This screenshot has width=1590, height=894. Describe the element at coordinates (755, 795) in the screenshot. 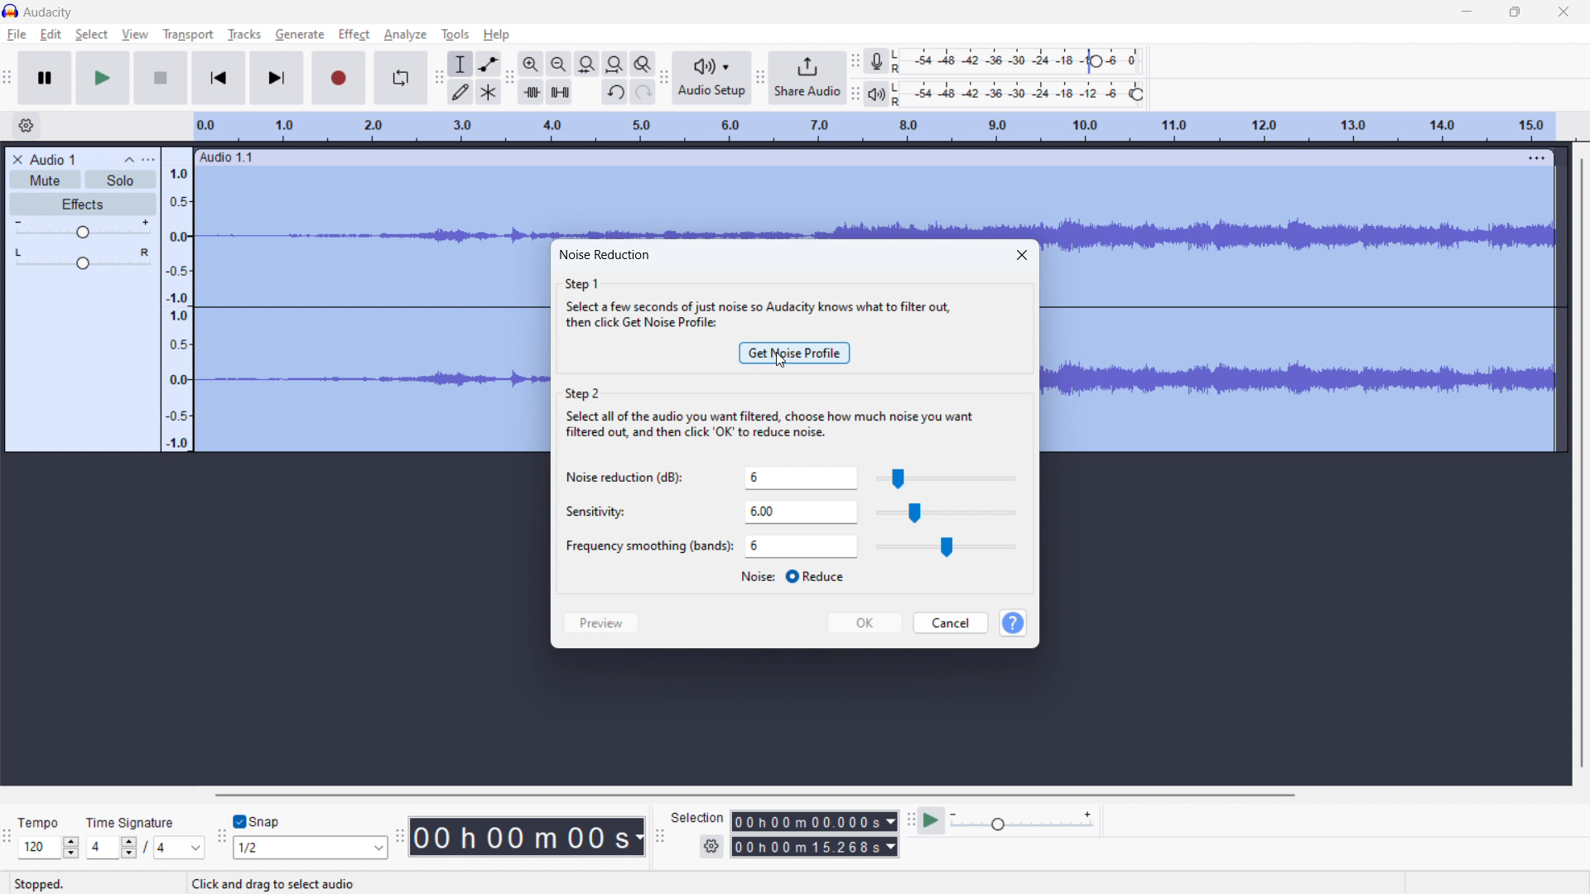

I see `horizontal scrollbar` at that location.